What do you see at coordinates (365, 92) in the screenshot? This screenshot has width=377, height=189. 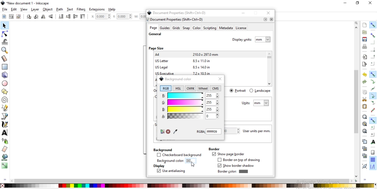 I see `copy` at bounding box center [365, 92].